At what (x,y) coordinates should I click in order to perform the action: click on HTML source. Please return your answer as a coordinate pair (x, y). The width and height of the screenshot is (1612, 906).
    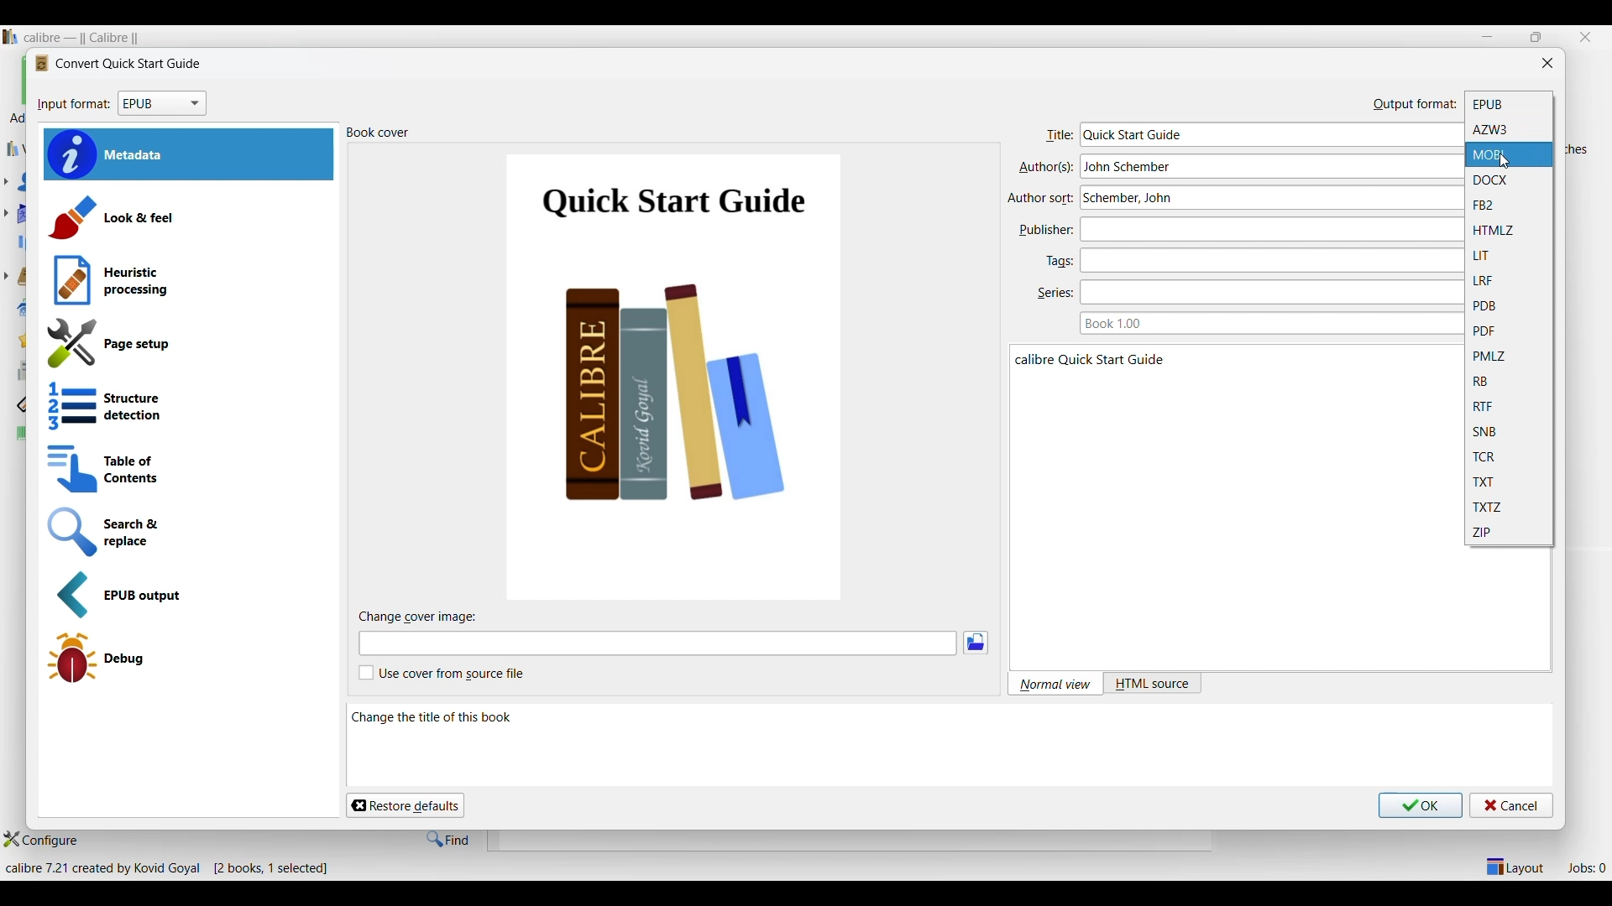
    Looking at the image, I should click on (1152, 684).